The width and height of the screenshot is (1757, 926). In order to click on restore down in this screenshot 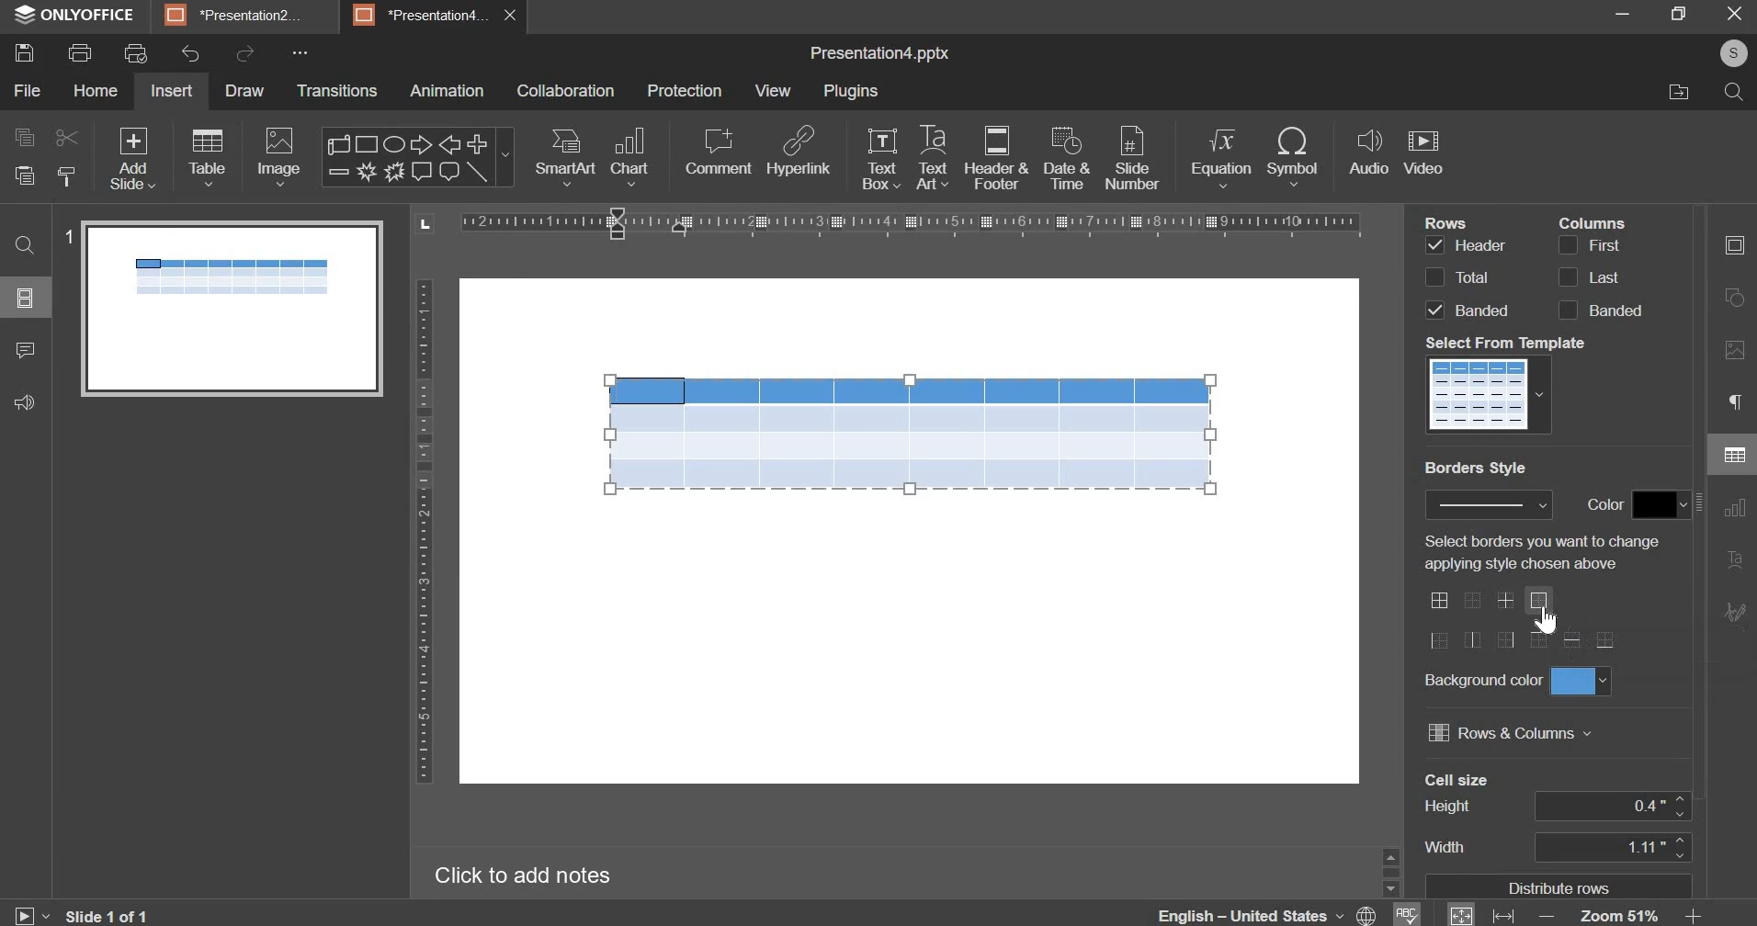, I will do `click(1678, 15)`.